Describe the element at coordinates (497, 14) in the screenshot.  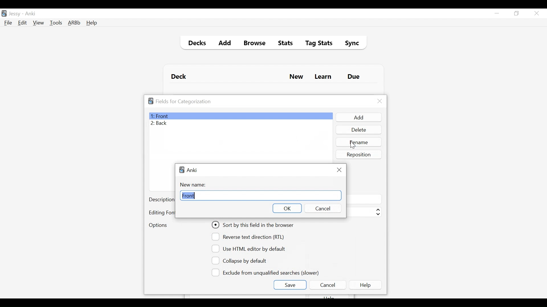
I see `minimize` at that location.